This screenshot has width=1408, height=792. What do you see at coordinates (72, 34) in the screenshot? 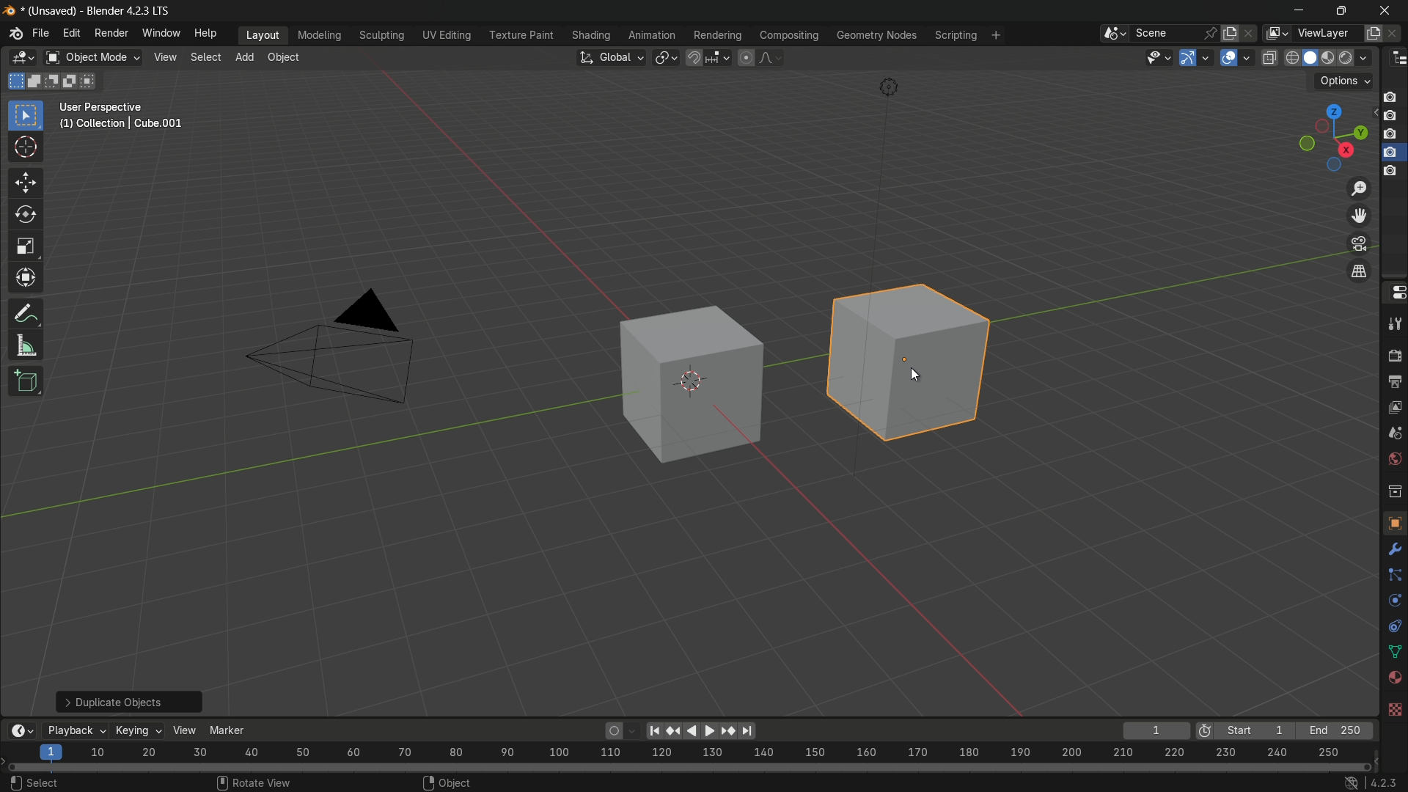
I see `edit menu` at bounding box center [72, 34].